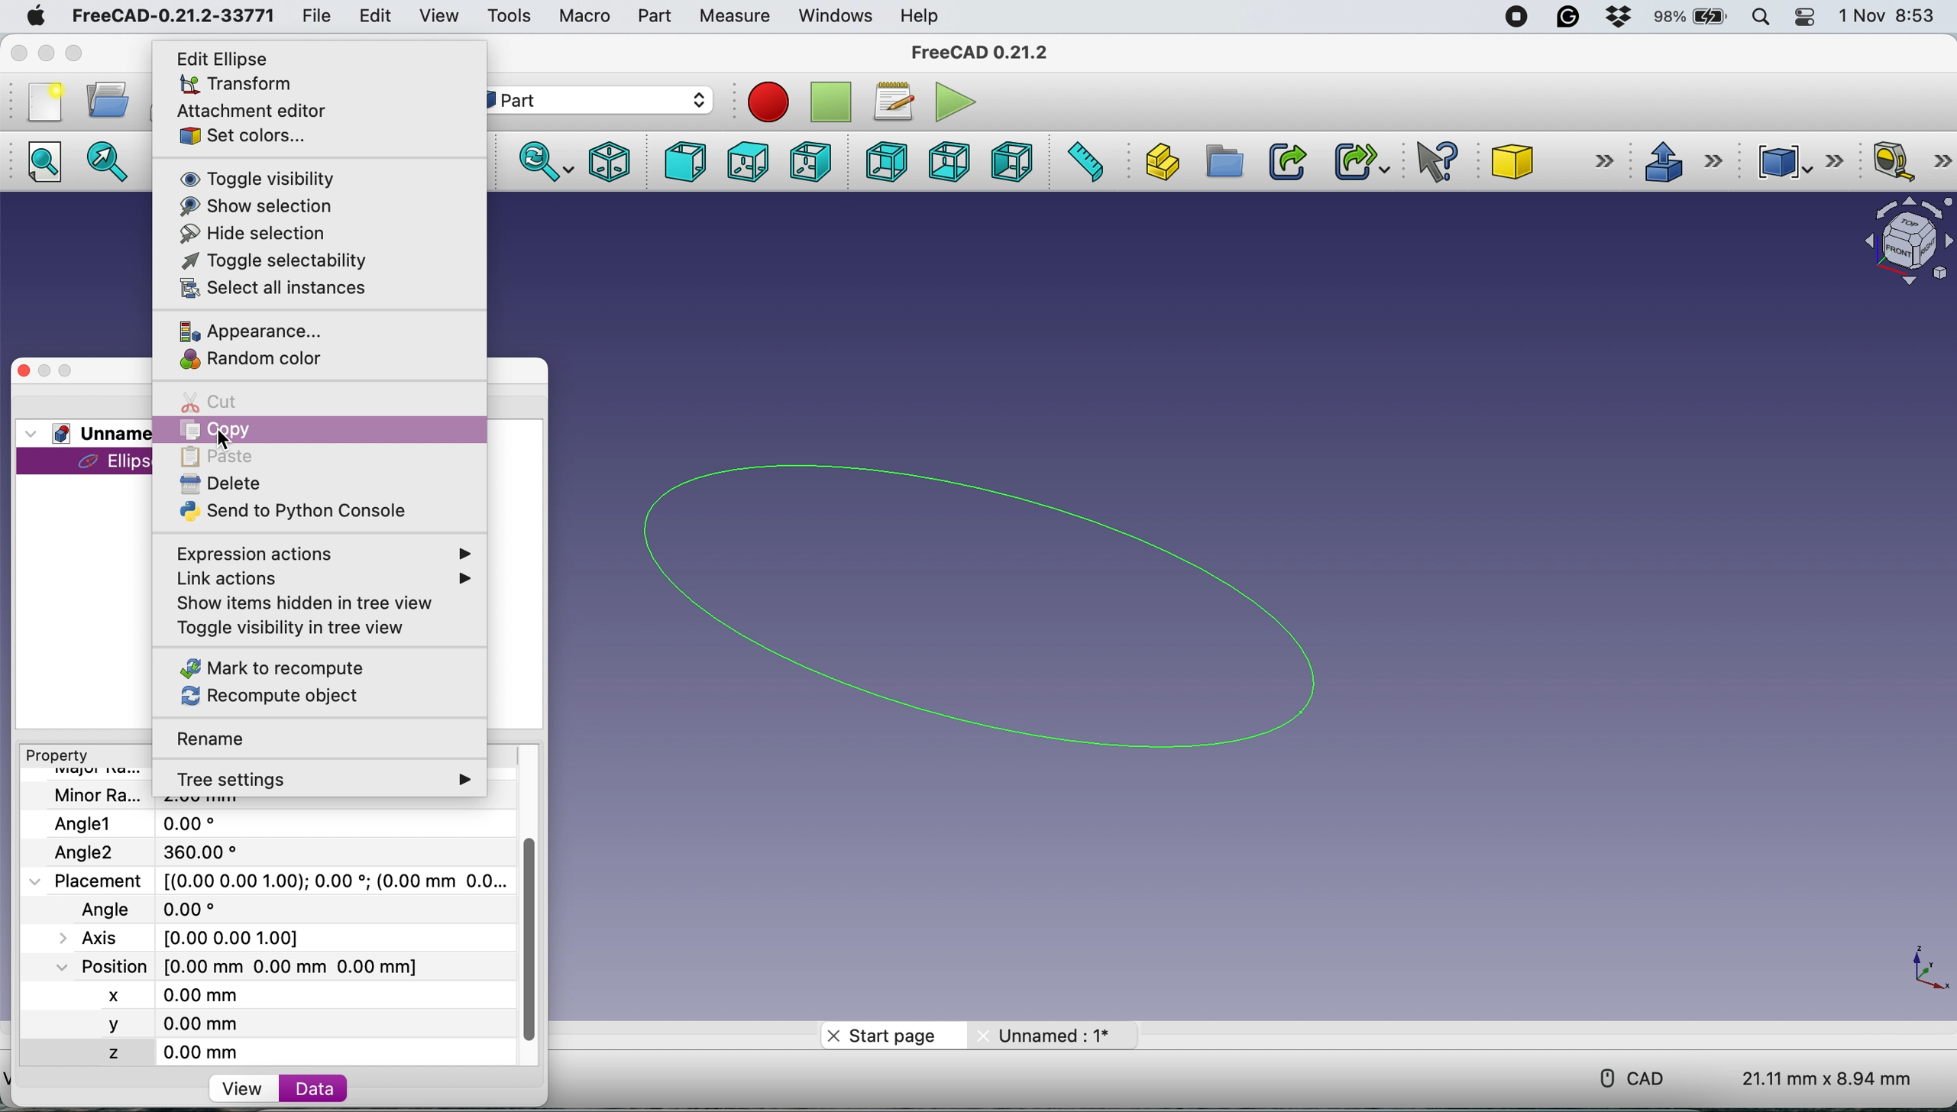 The image size is (1957, 1112). Describe the element at coordinates (219, 742) in the screenshot. I see `rename` at that location.